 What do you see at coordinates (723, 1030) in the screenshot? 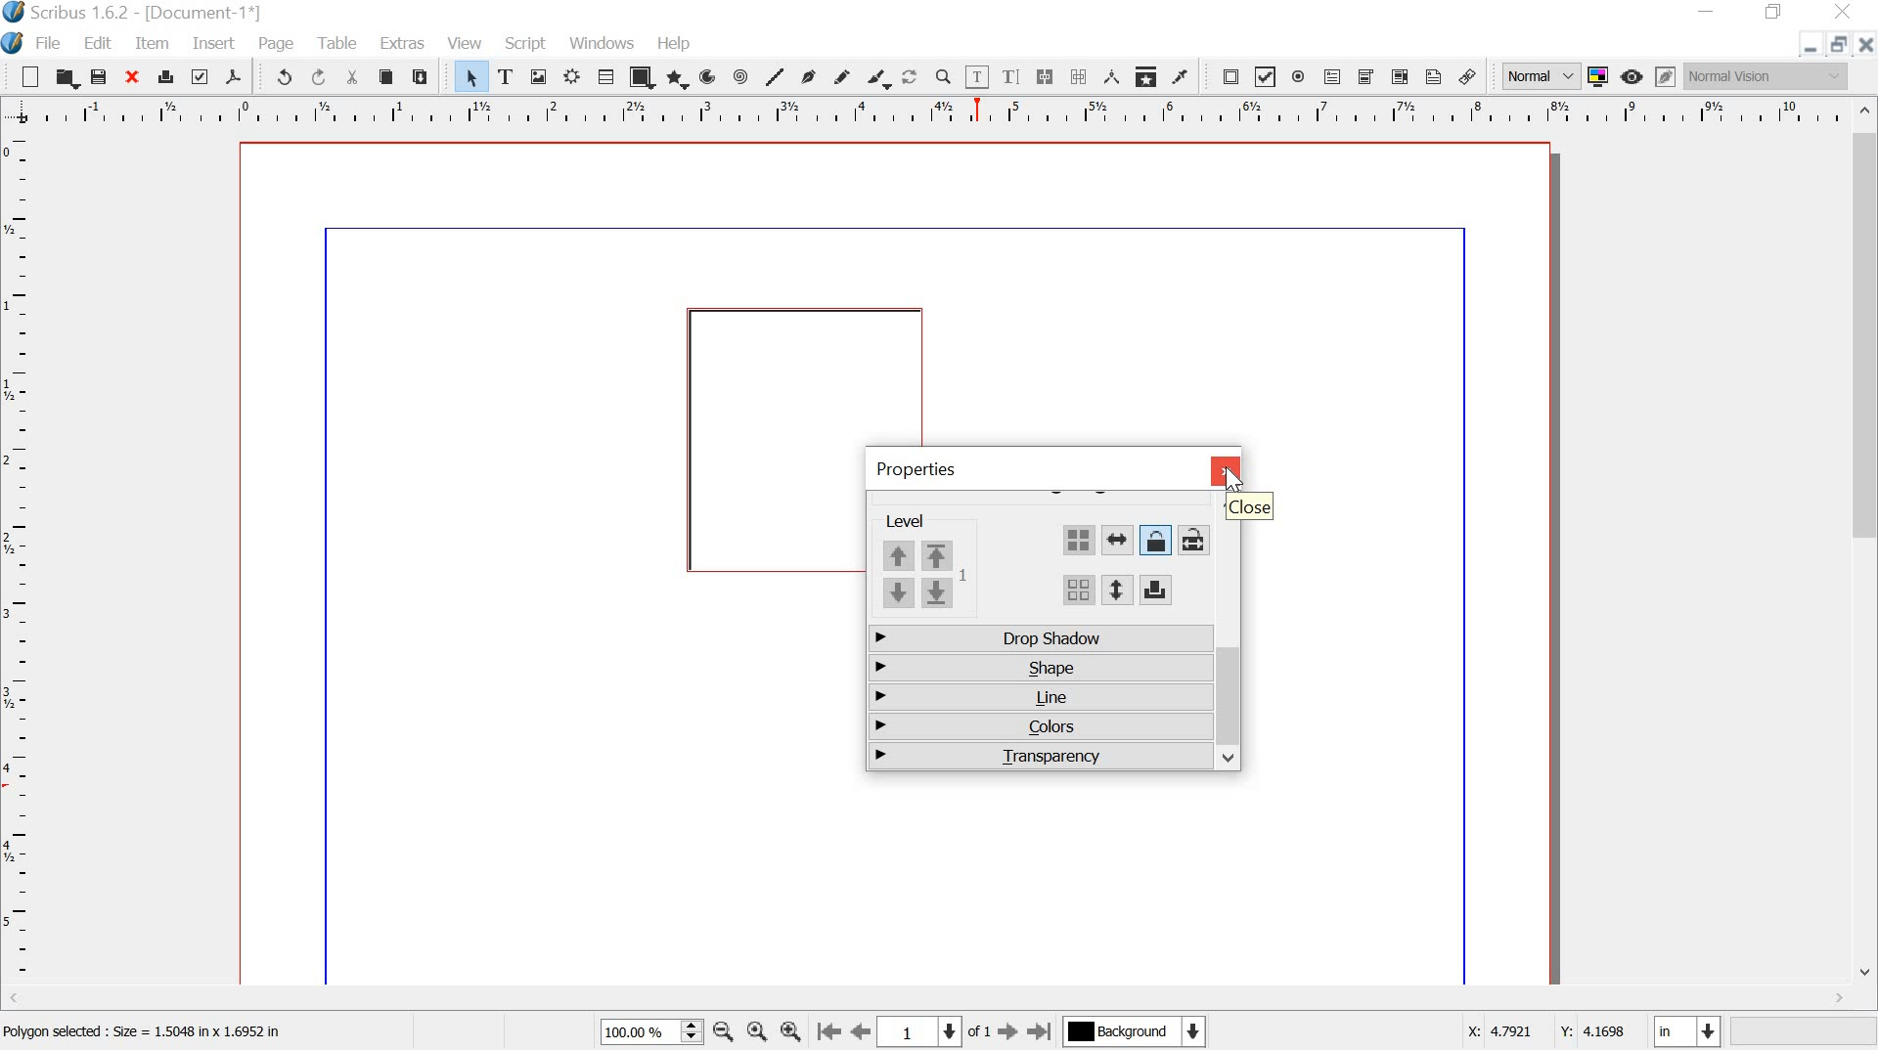
I see `zoom out` at bounding box center [723, 1030].